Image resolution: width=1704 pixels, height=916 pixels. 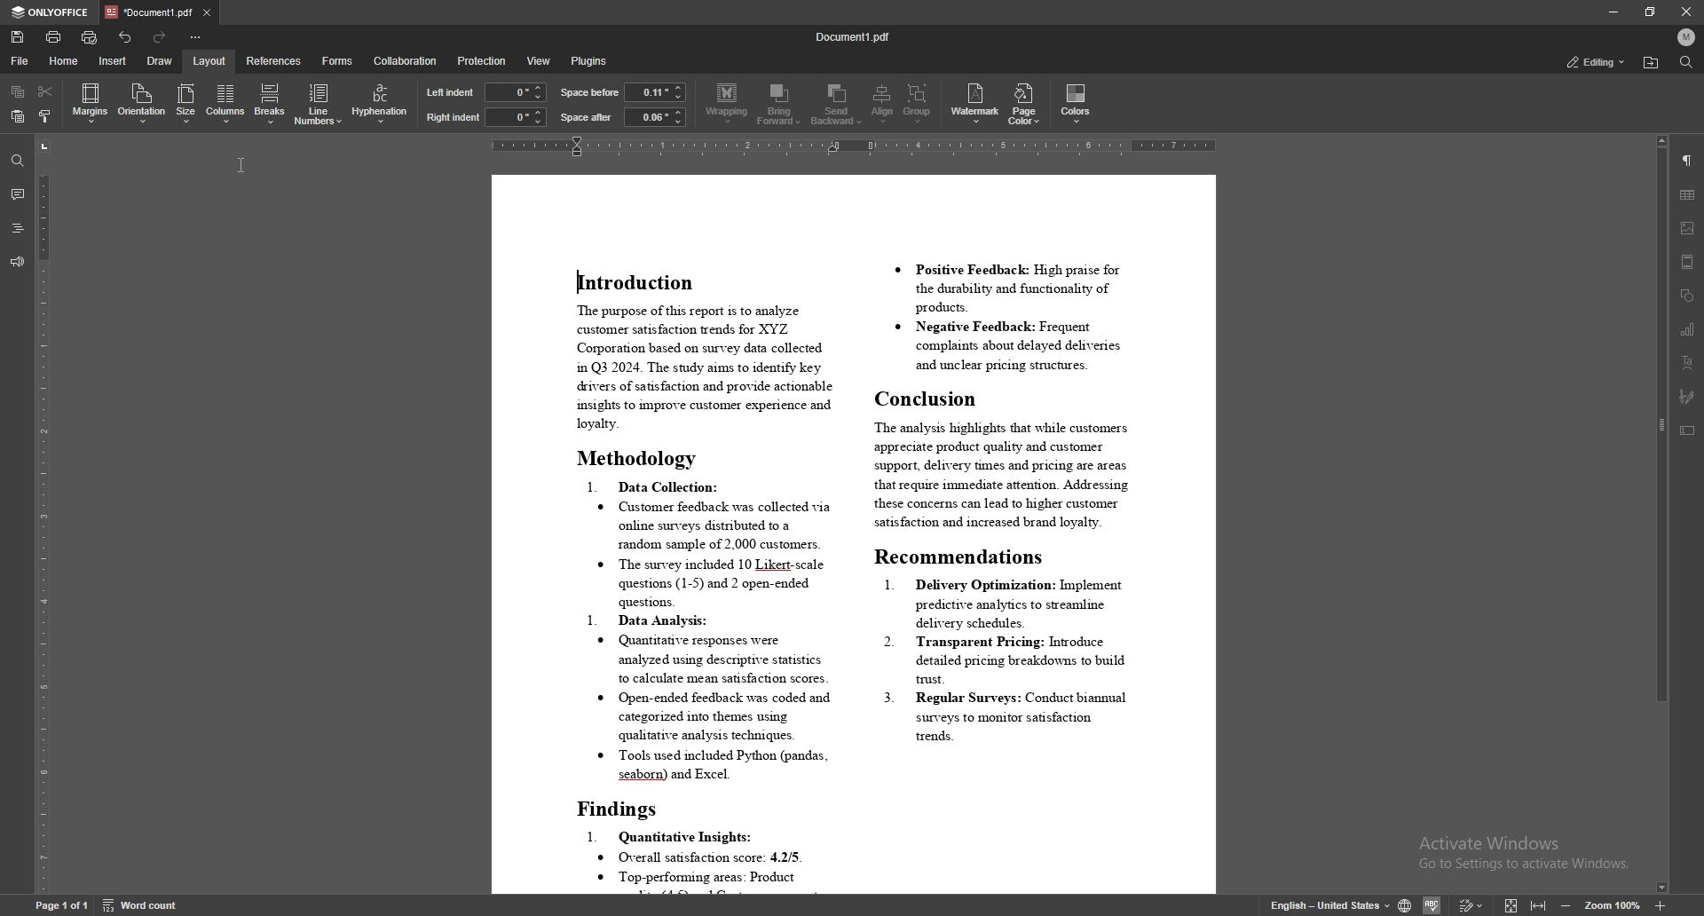 I want to click on protection, so click(x=482, y=59).